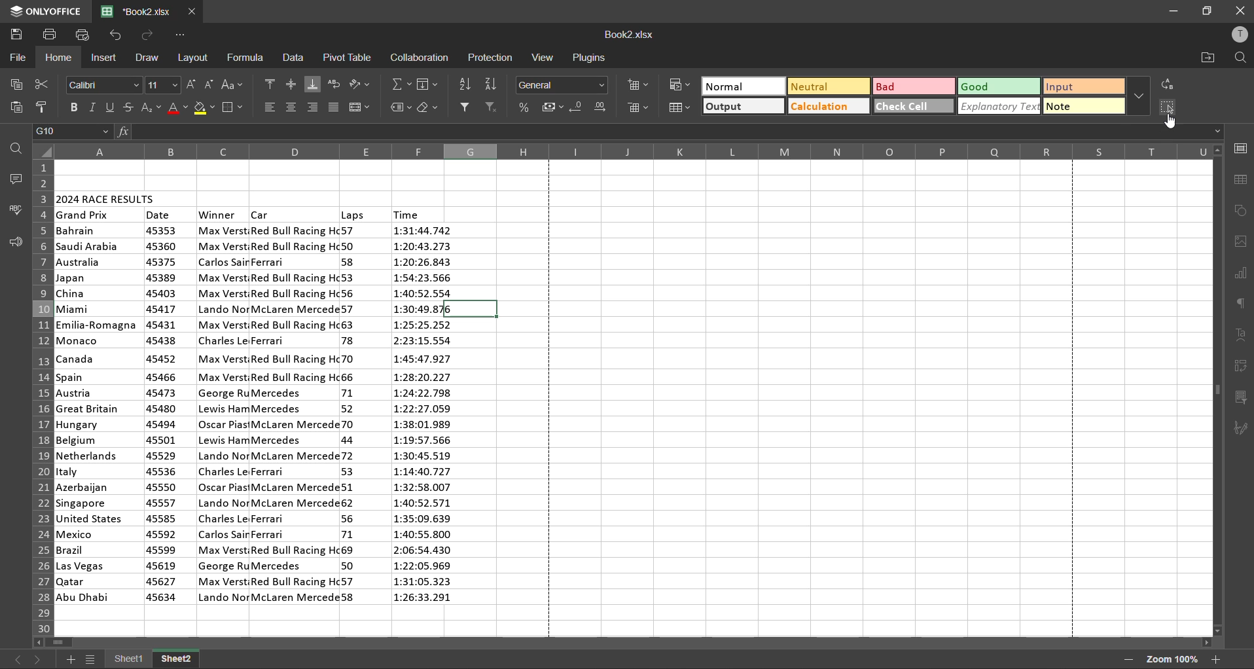 This screenshot has height=669, width=1254. I want to click on filename, so click(626, 35).